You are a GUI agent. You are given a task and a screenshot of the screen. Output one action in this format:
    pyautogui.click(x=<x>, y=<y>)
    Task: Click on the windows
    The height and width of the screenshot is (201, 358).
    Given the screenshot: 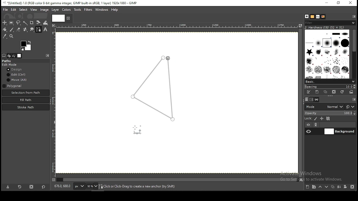 What is the action you would take?
    pyautogui.click(x=102, y=9)
    